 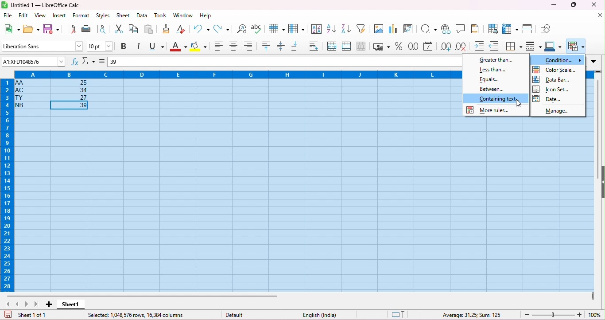 I want to click on insert comment, so click(x=462, y=28).